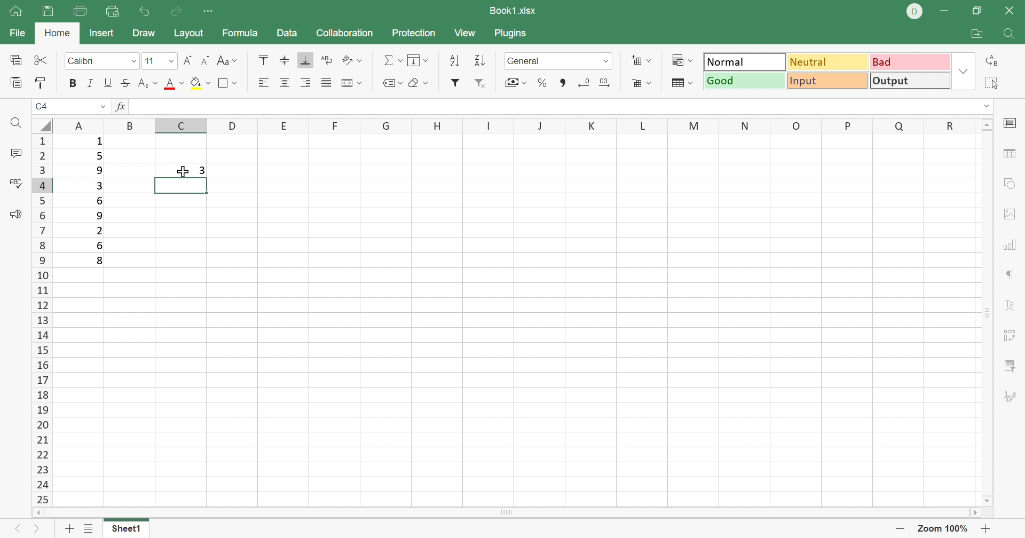 The image size is (1025, 538). What do you see at coordinates (987, 313) in the screenshot?
I see `Scroll bar` at bounding box center [987, 313].